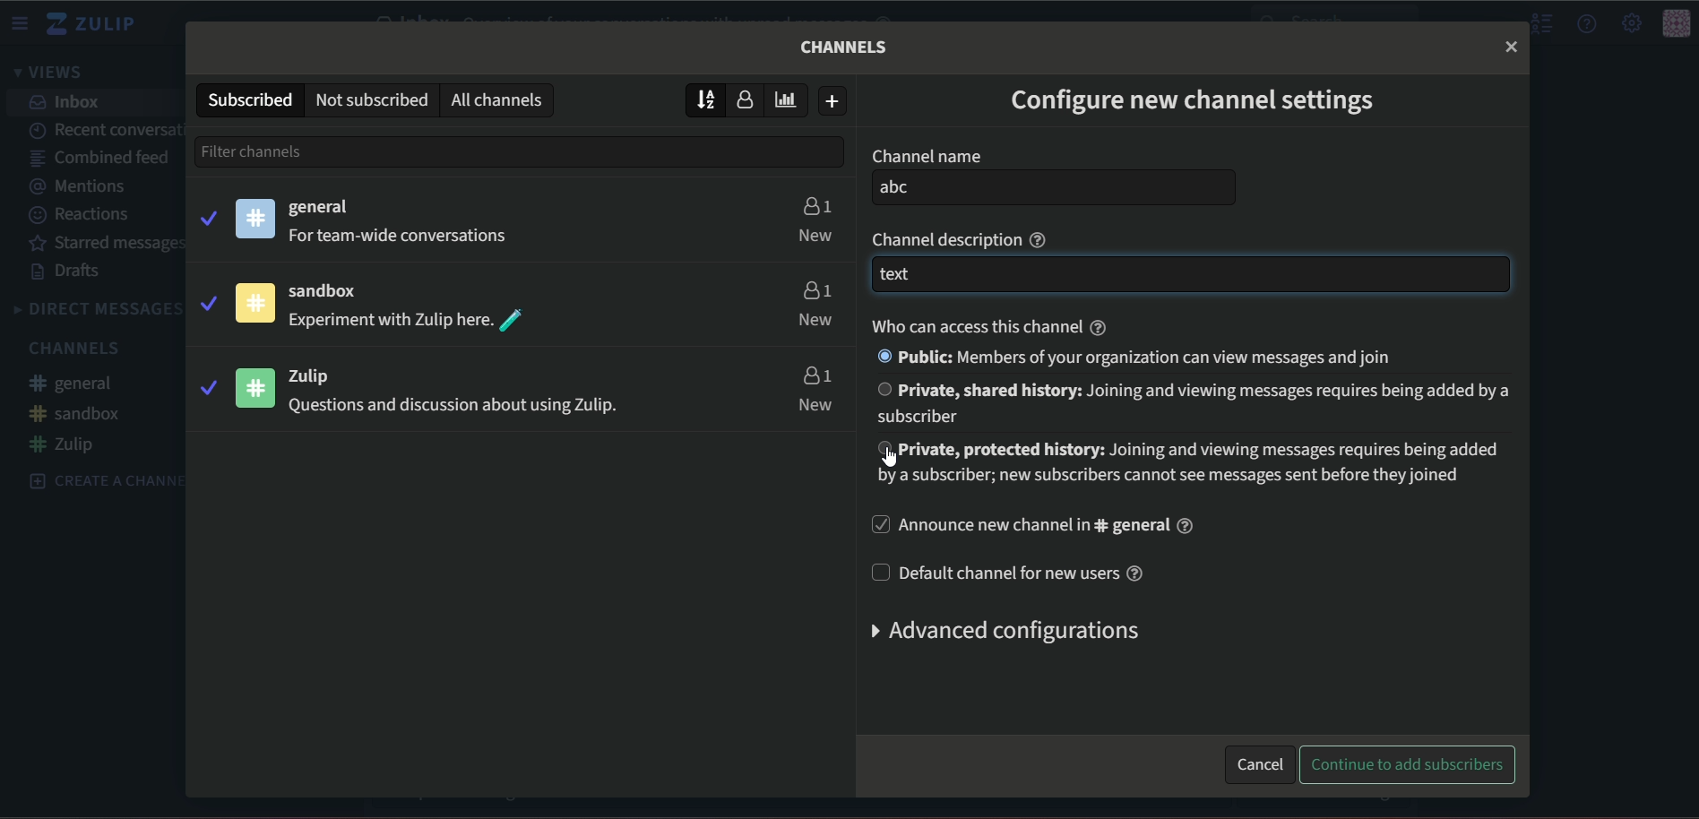 The width and height of the screenshot is (1699, 819). What do you see at coordinates (22, 23) in the screenshot?
I see `menu` at bounding box center [22, 23].